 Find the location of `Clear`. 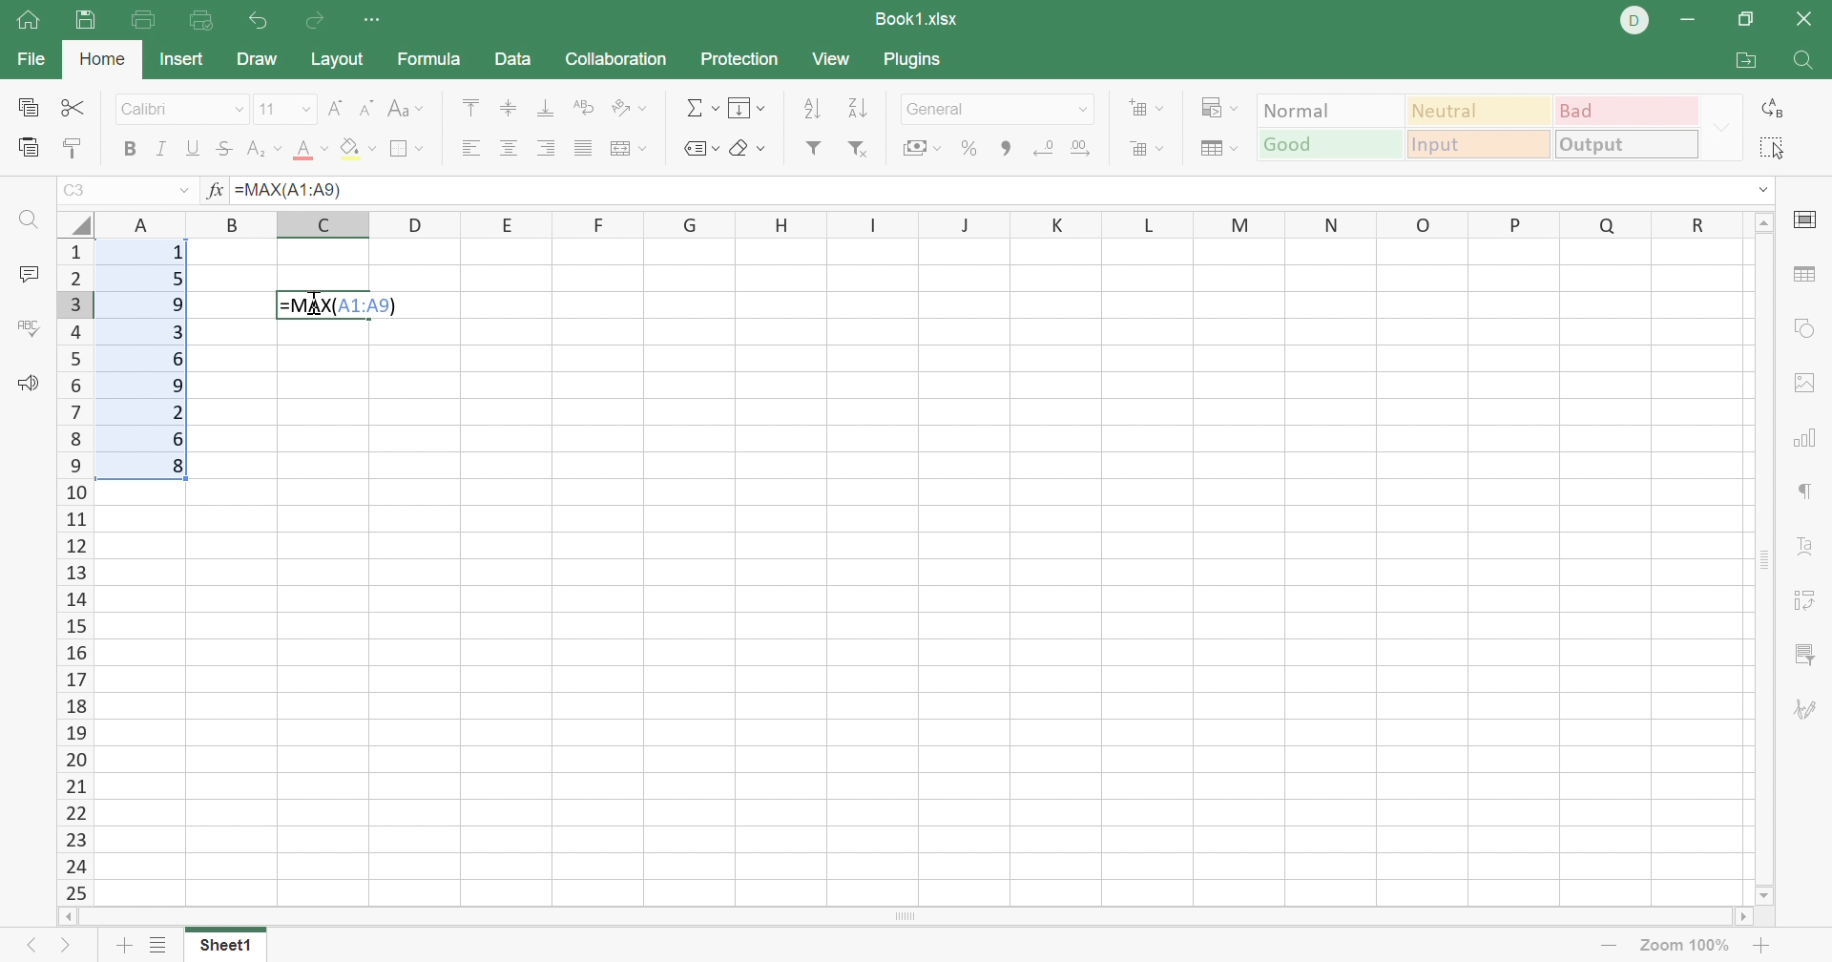

Clear is located at coordinates (748, 148).